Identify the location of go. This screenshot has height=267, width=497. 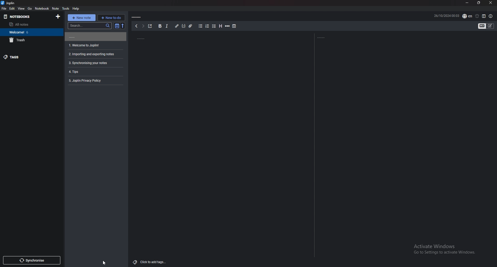
(30, 9).